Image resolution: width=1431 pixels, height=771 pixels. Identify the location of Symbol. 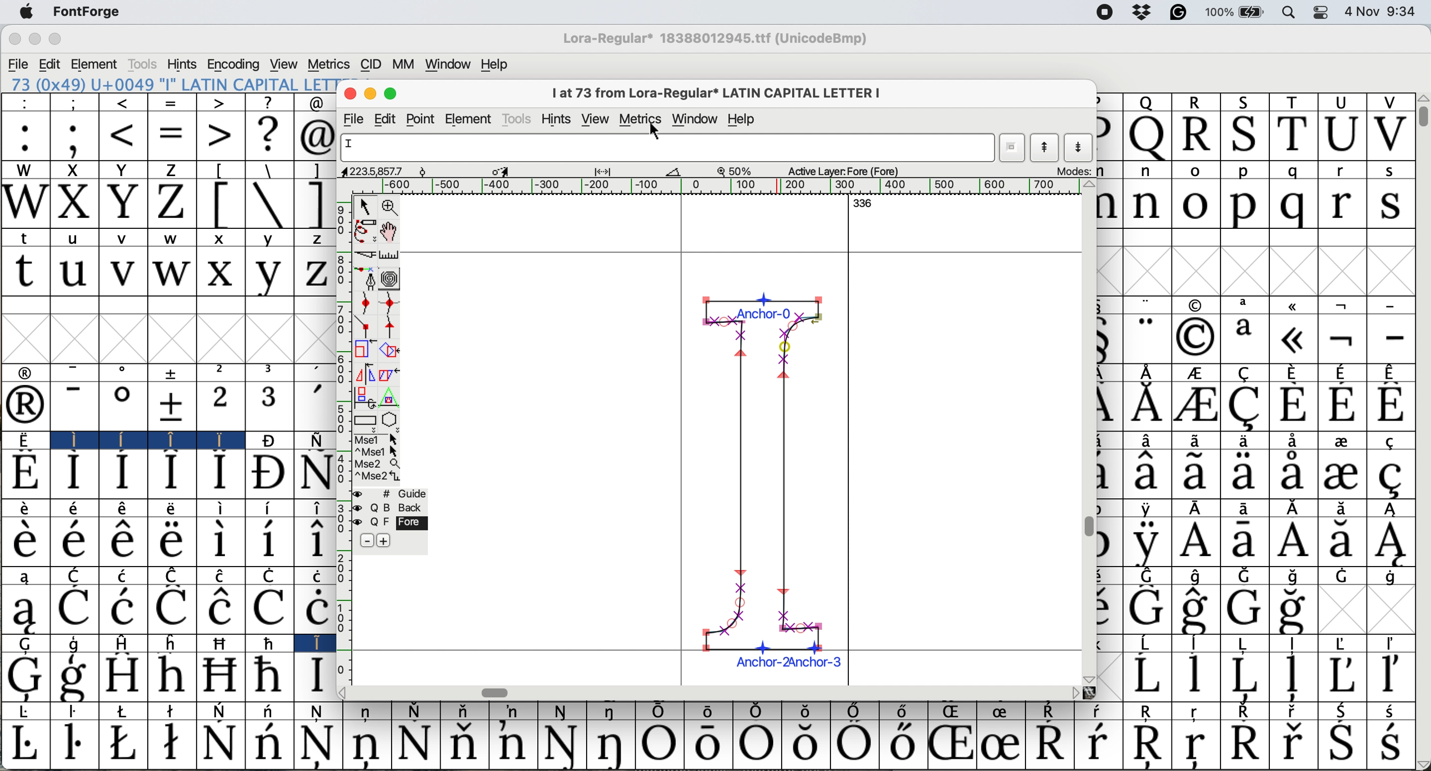
(803, 711).